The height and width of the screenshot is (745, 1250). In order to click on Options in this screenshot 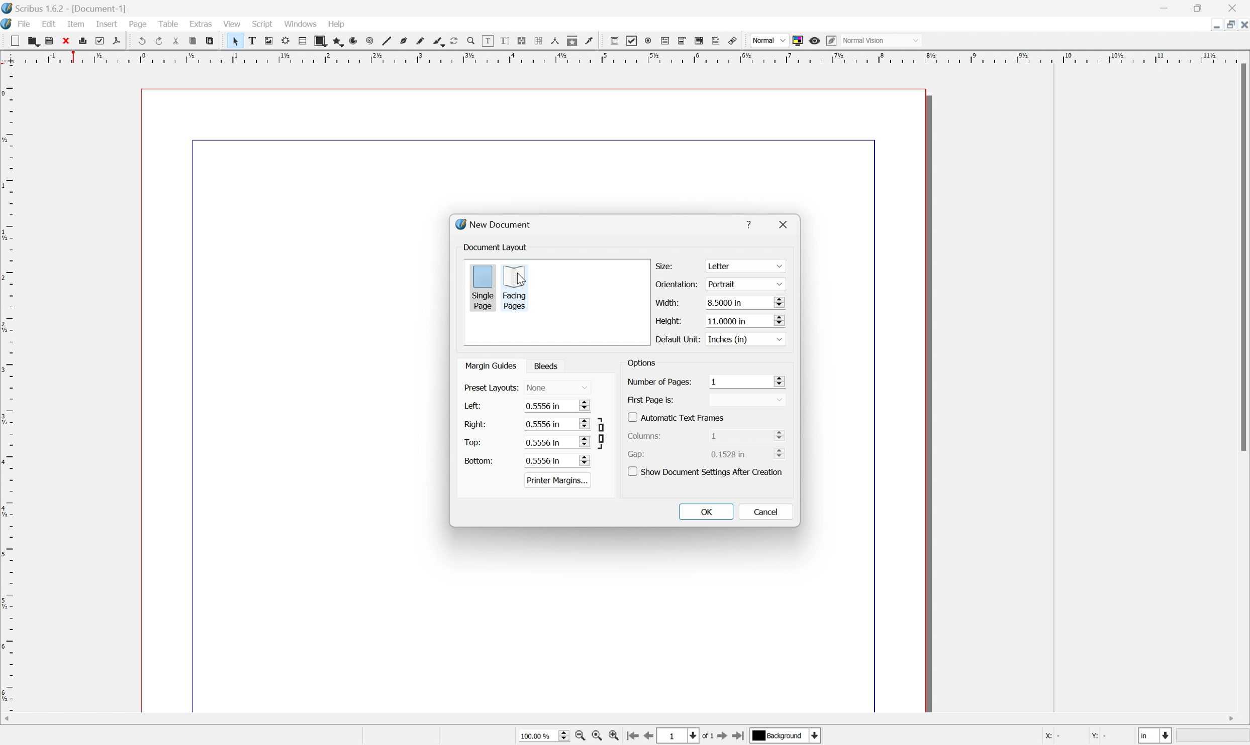, I will do `click(641, 364)`.